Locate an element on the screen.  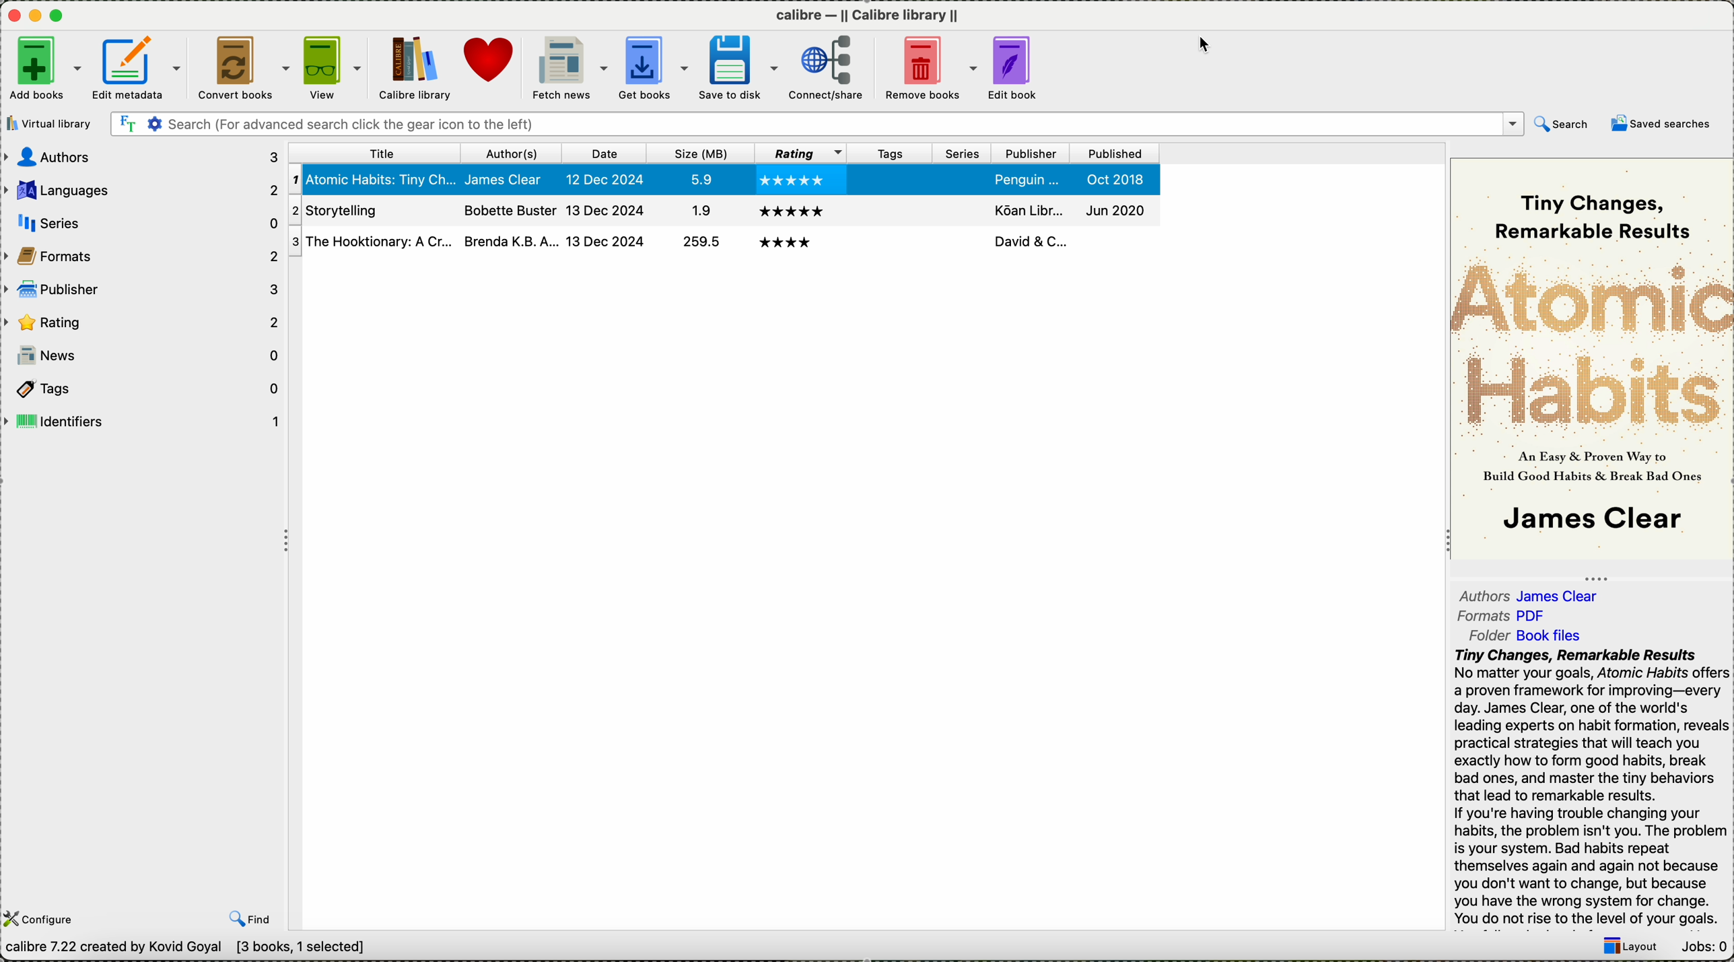
series is located at coordinates (963, 153).